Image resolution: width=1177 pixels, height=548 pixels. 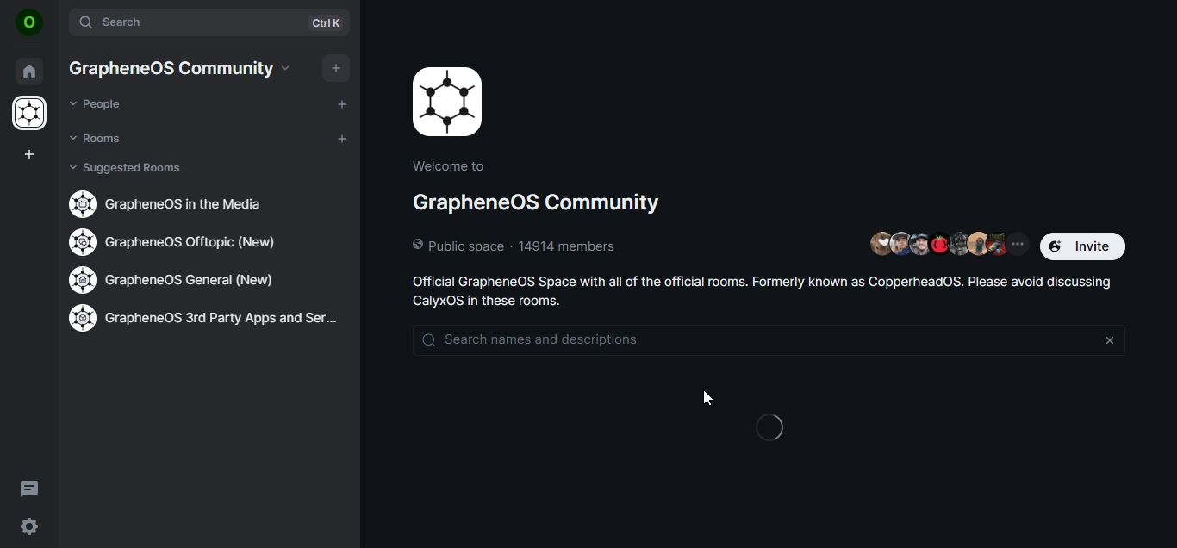 I want to click on add, so click(x=334, y=68).